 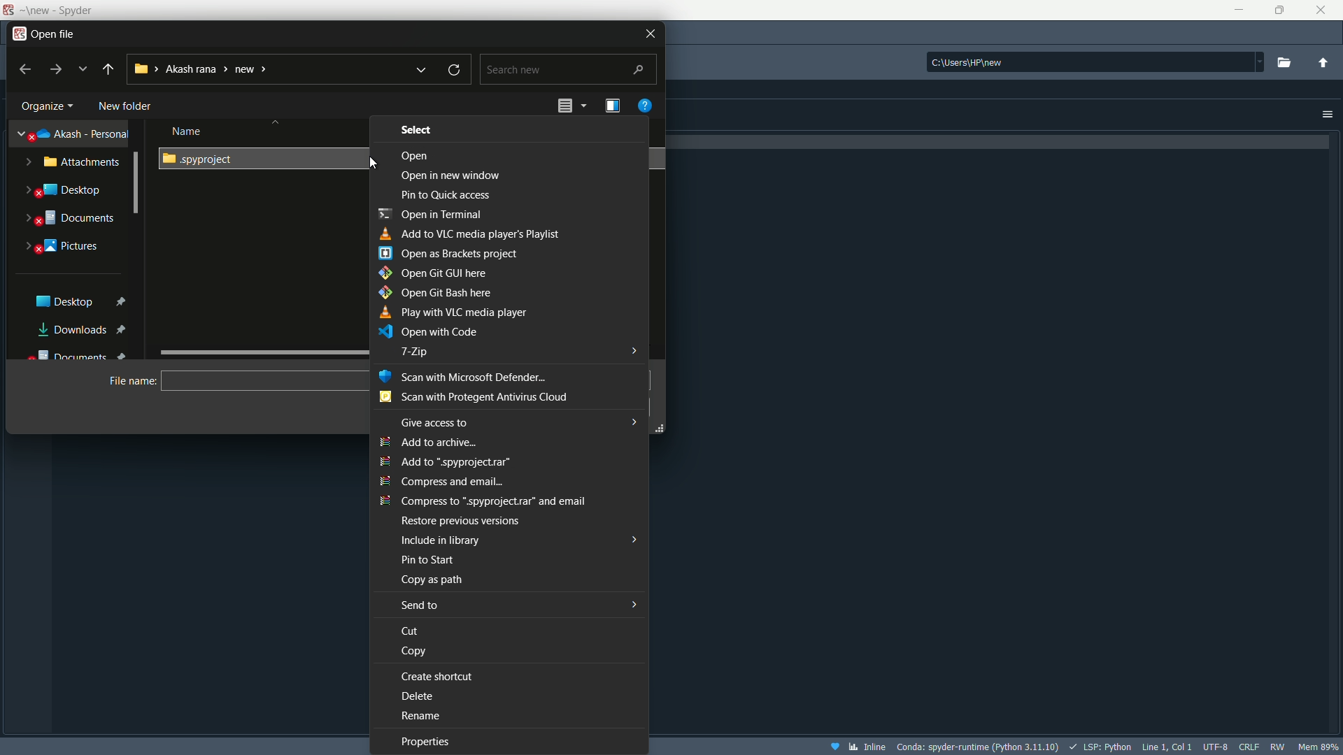 What do you see at coordinates (264, 158) in the screenshot?
I see `File folder` at bounding box center [264, 158].